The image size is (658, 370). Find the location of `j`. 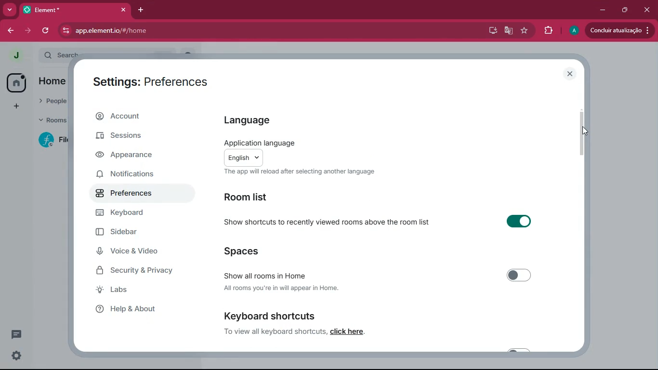

j is located at coordinates (14, 56).